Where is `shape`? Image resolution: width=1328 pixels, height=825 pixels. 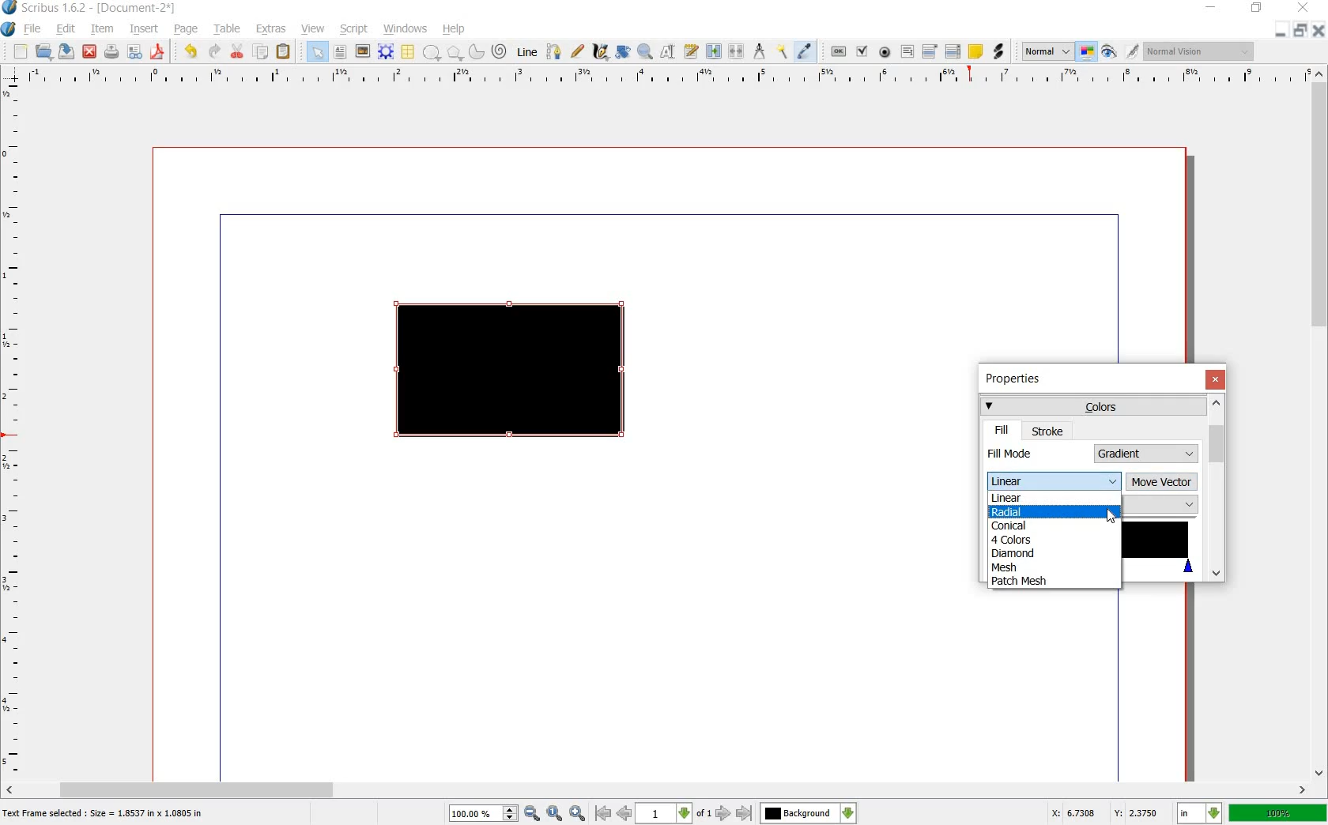
shape is located at coordinates (432, 53).